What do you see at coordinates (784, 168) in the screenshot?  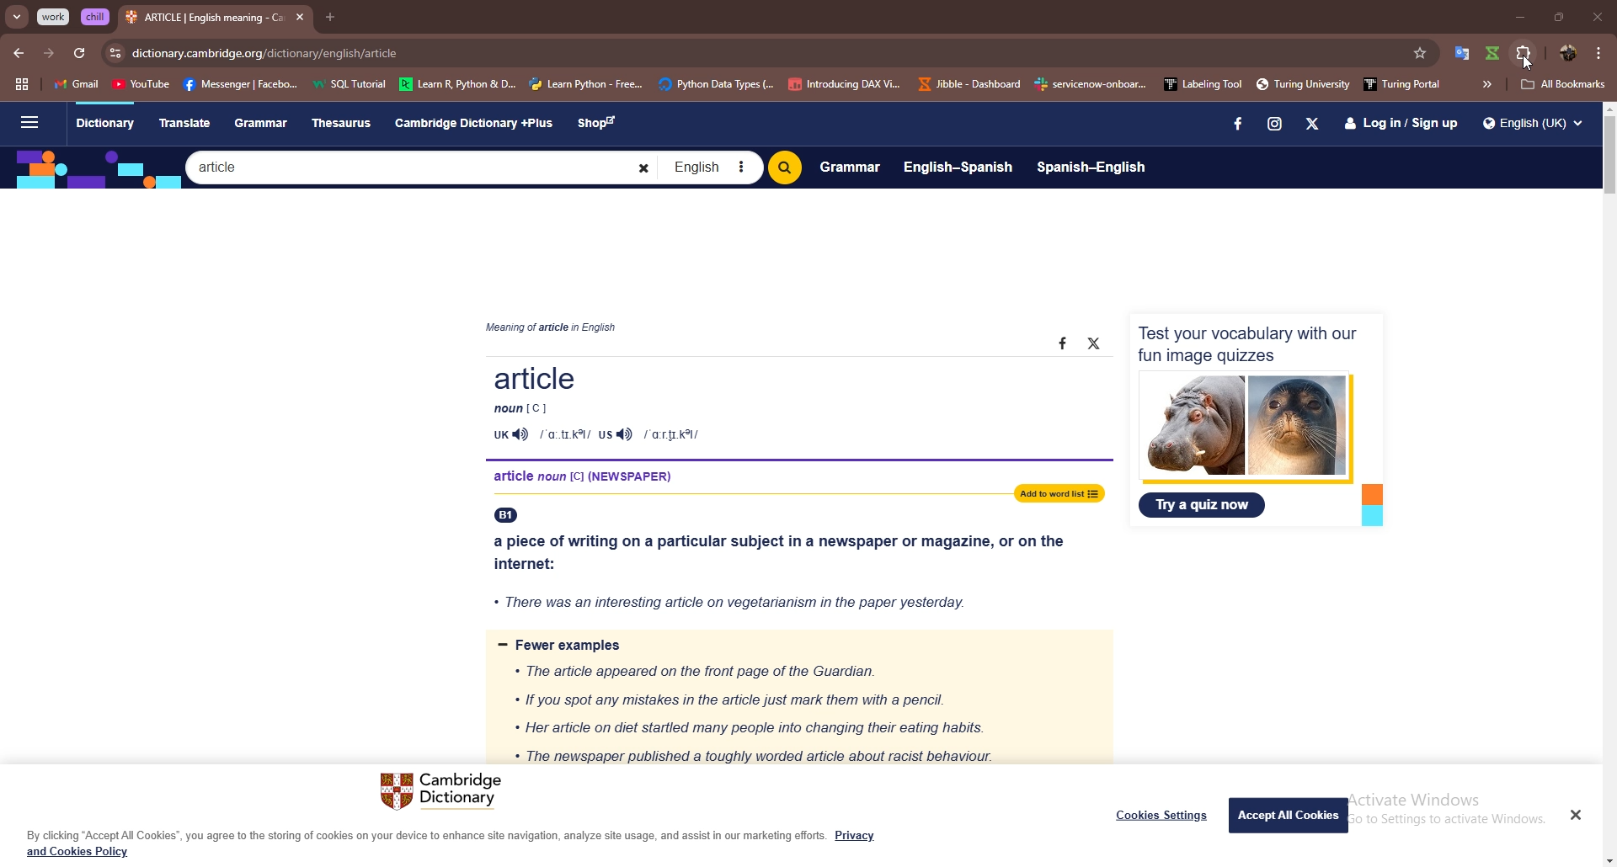 I see `Search bitton` at bounding box center [784, 168].